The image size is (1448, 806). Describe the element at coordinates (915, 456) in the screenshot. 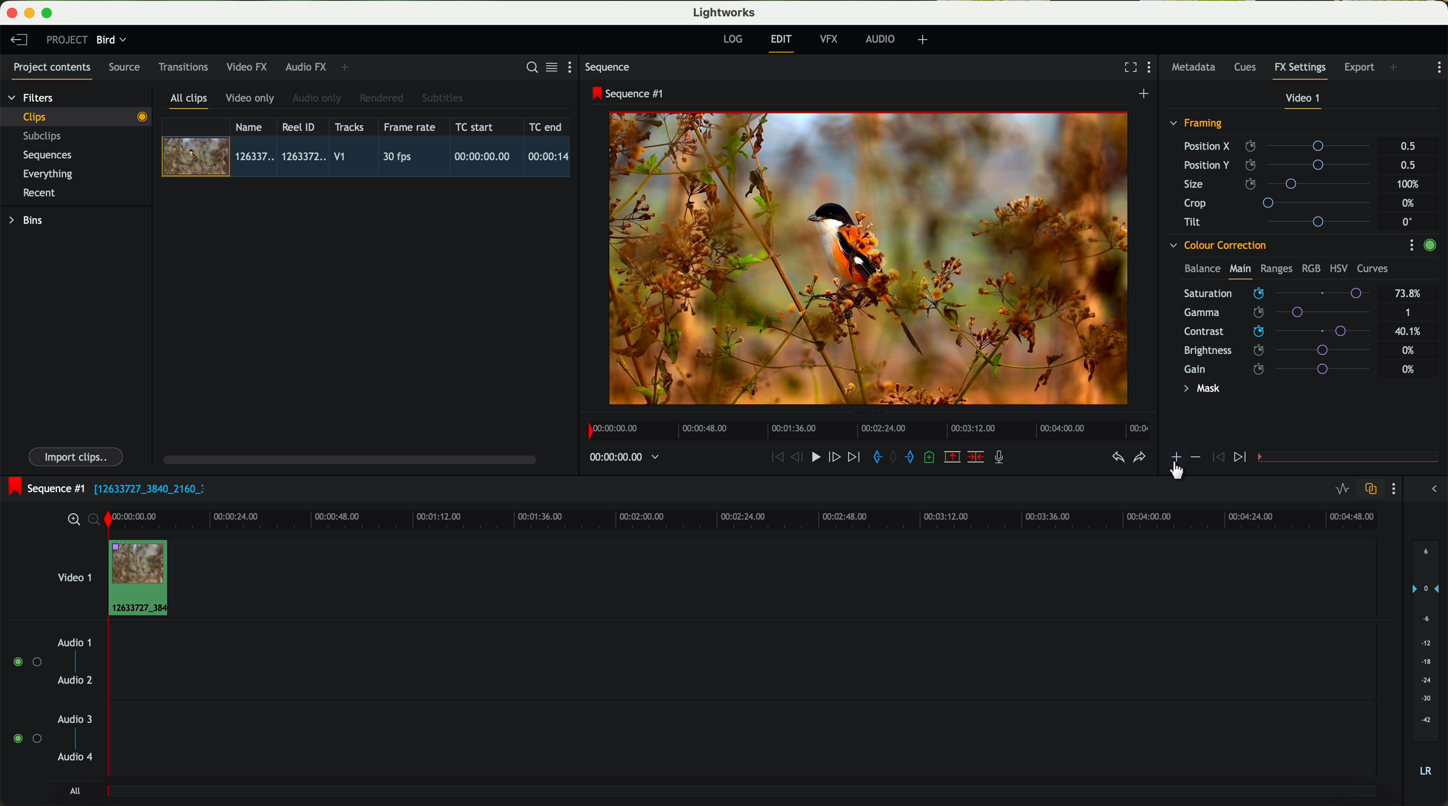

I see `add 'out' mark` at that location.